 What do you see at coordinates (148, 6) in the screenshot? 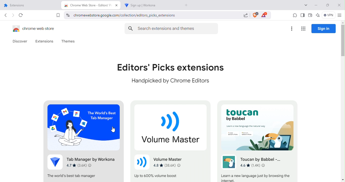
I see `Workona sign up page` at bounding box center [148, 6].